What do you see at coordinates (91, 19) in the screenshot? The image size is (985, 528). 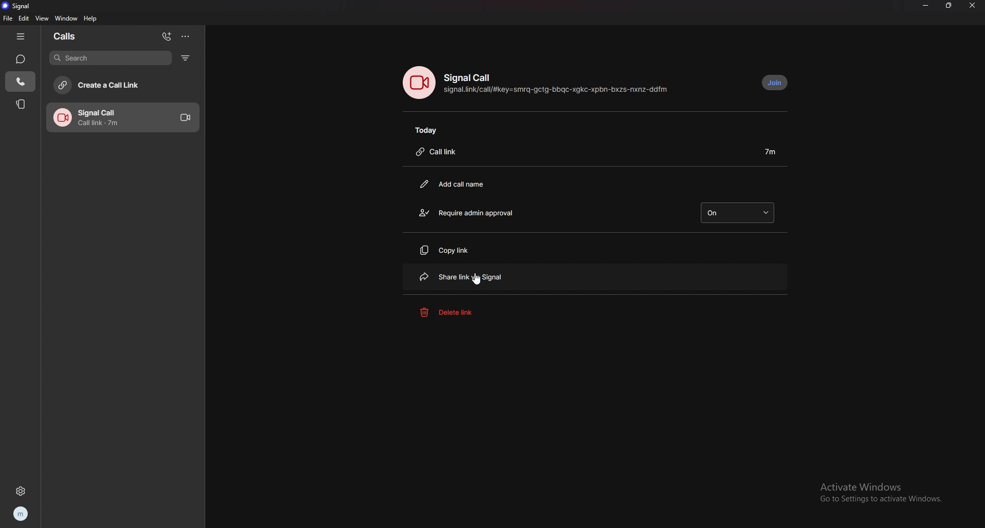 I see `help` at bounding box center [91, 19].